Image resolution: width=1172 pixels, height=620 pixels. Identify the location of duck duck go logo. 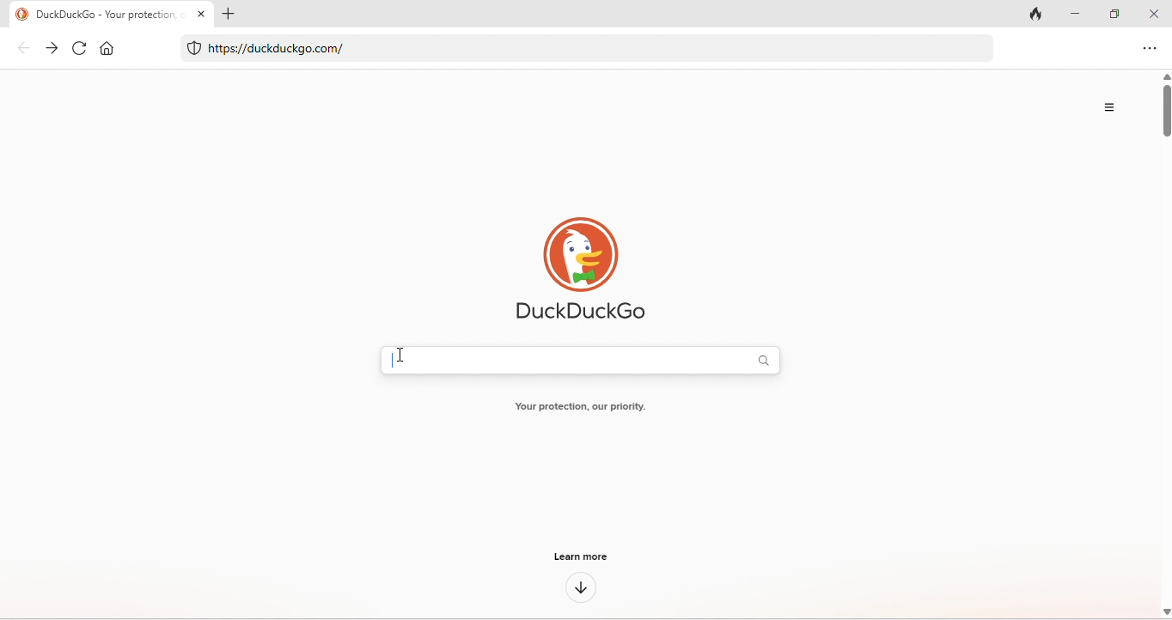
(583, 267).